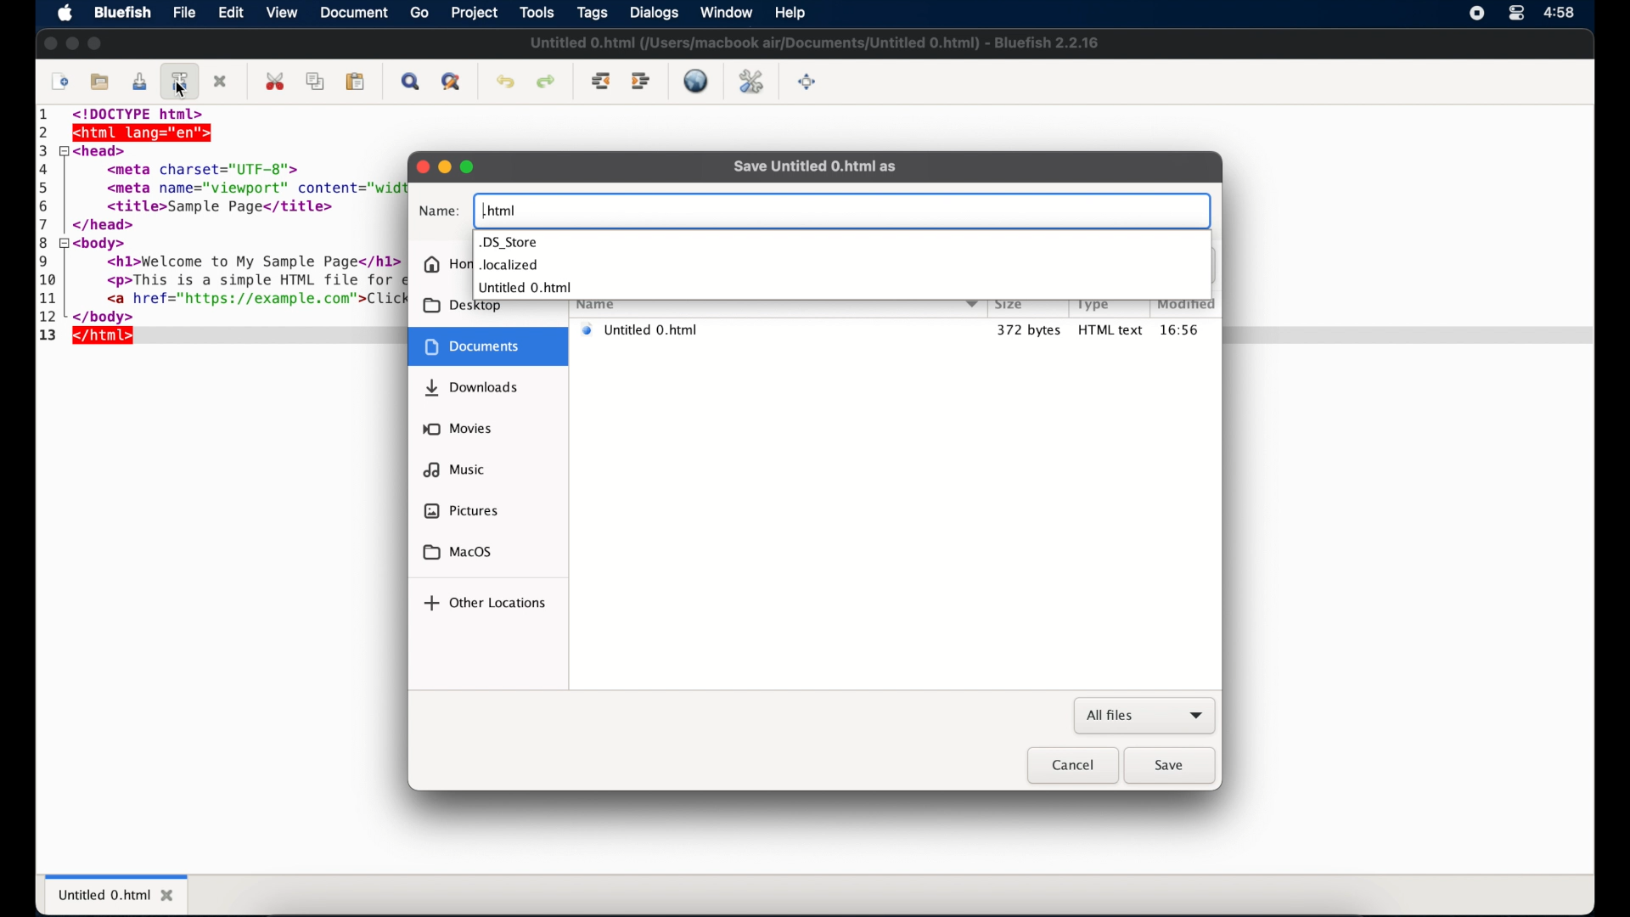 This screenshot has height=917, width=1630. What do you see at coordinates (1094, 305) in the screenshot?
I see `type` at bounding box center [1094, 305].